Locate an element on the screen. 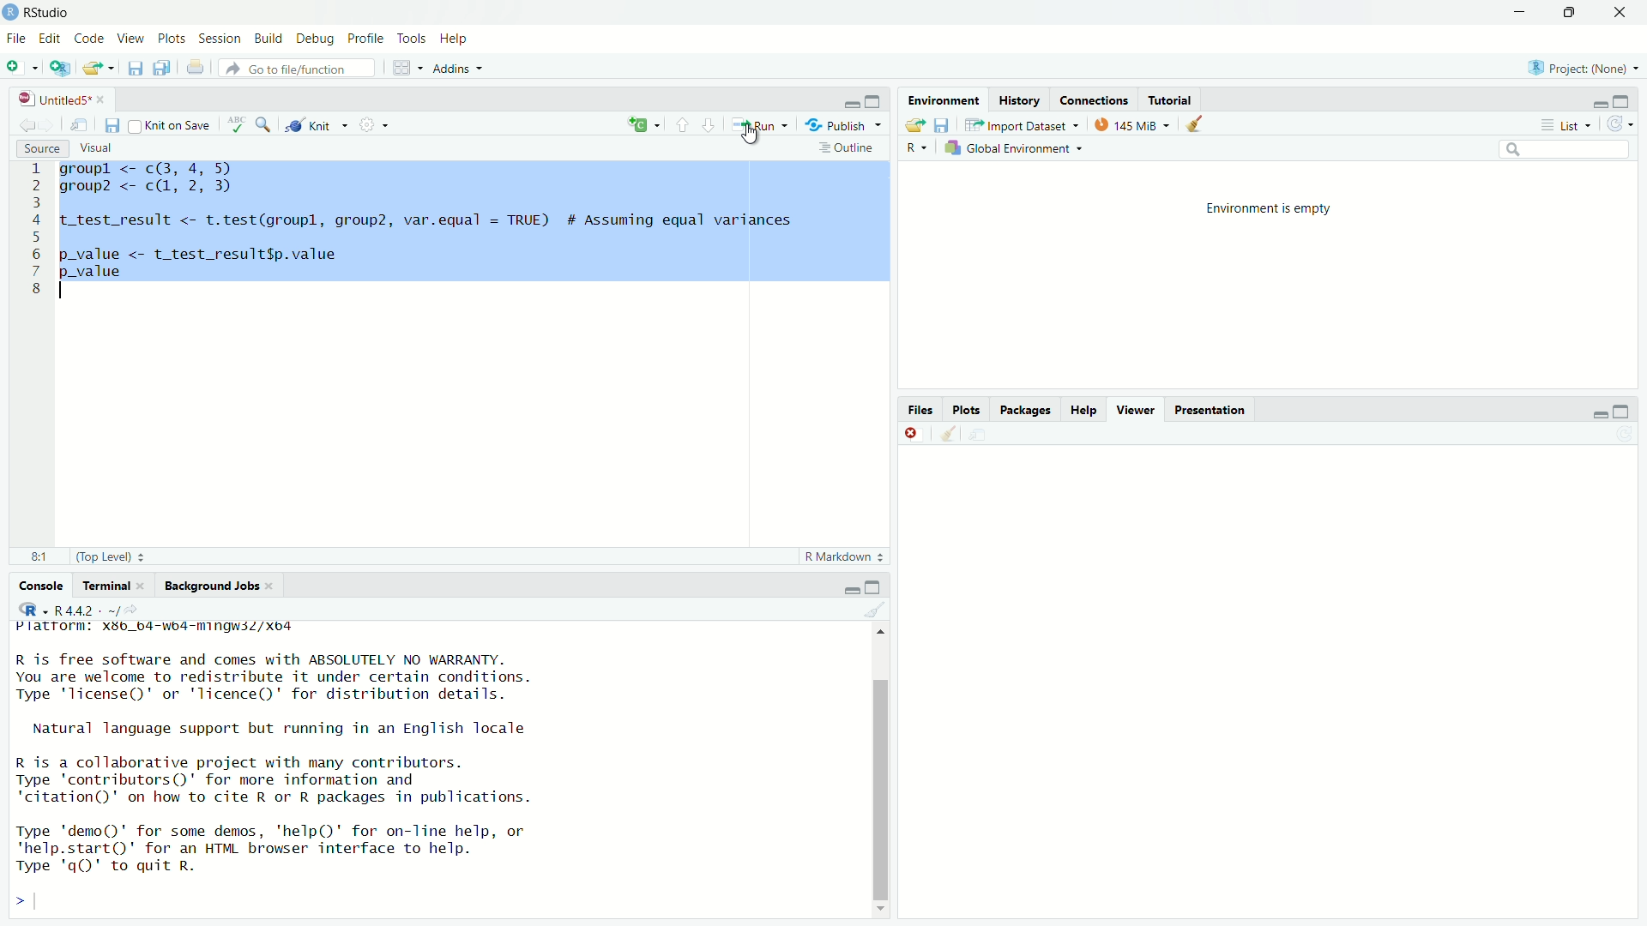 This screenshot has width=1647, height=926. load workspace is located at coordinates (914, 124).